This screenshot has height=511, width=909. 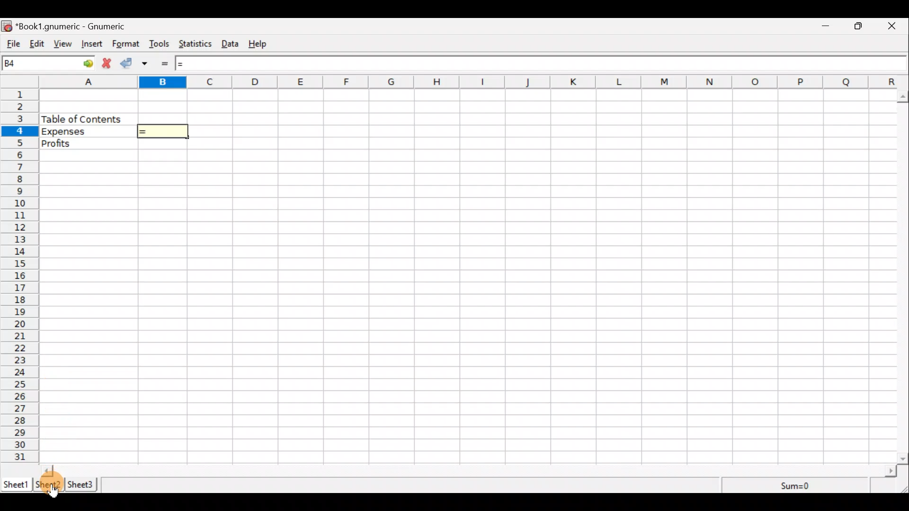 What do you see at coordinates (65, 44) in the screenshot?
I see `View` at bounding box center [65, 44].